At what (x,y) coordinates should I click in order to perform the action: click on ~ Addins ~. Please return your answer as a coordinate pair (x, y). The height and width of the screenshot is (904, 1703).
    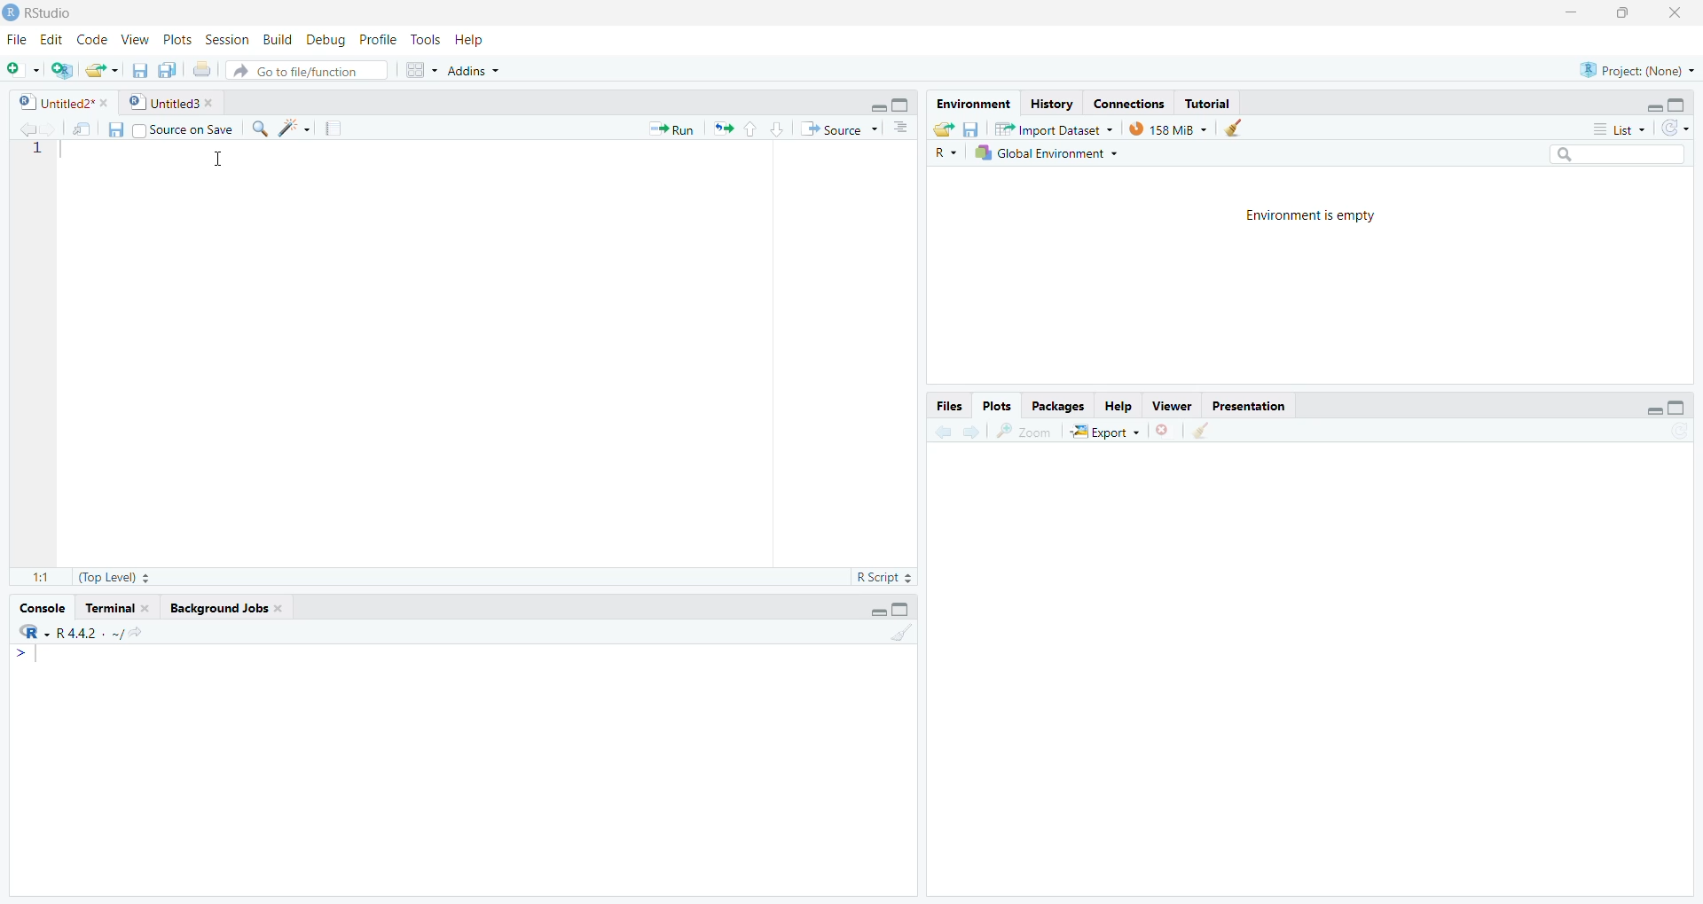
    Looking at the image, I should click on (477, 73).